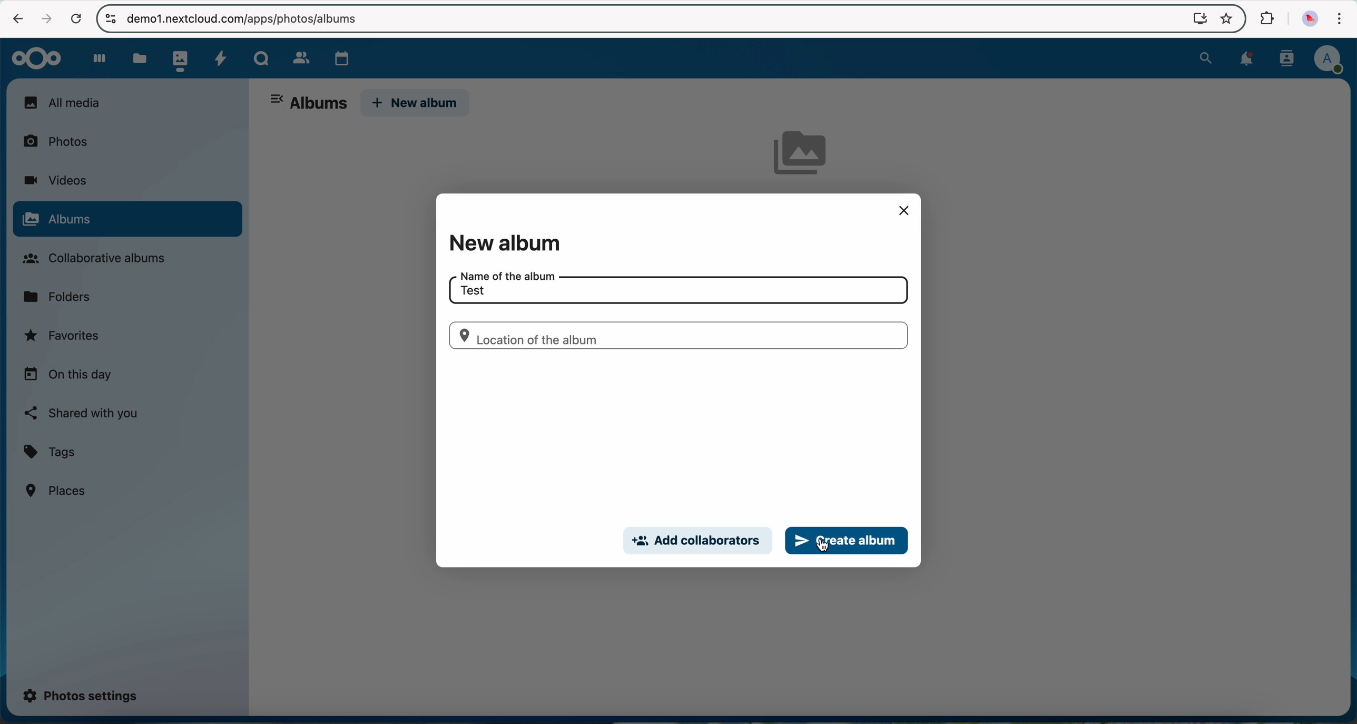 This screenshot has width=1357, height=724. What do you see at coordinates (1195, 18) in the screenshot?
I see `screen` at bounding box center [1195, 18].